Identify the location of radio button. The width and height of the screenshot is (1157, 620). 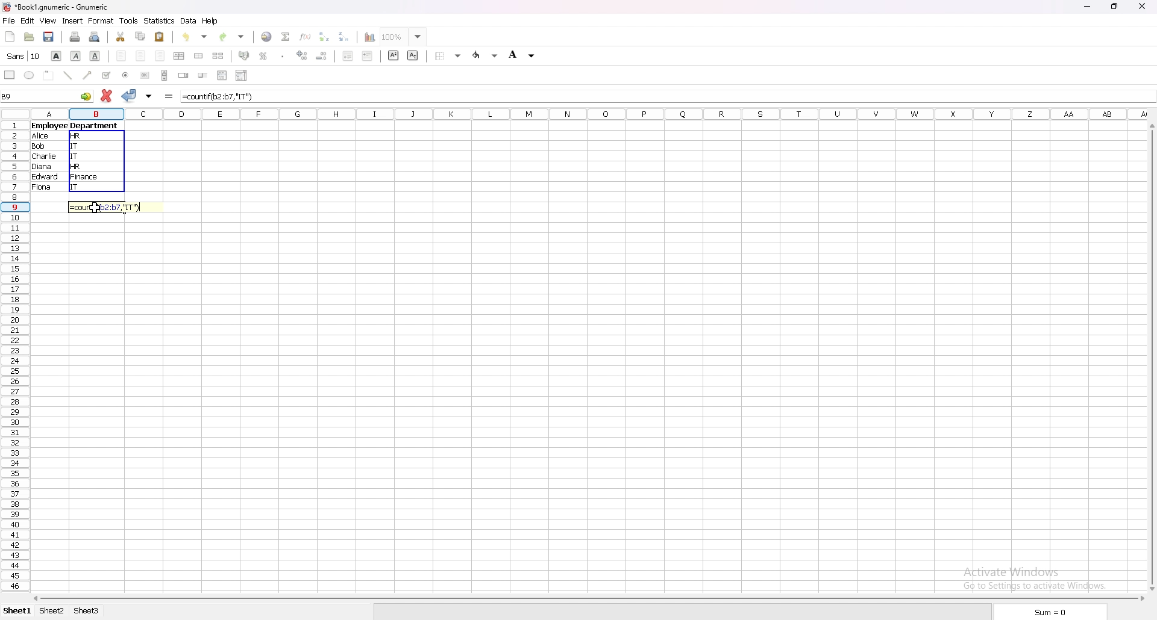
(125, 75).